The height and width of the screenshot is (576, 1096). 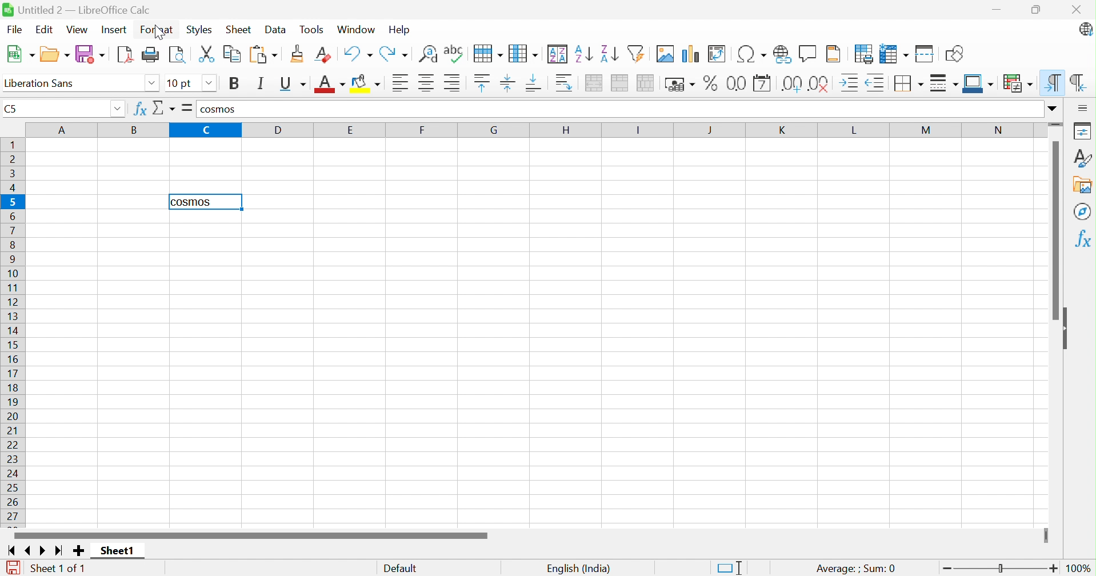 I want to click on Font name, so click(x=73, y=85).